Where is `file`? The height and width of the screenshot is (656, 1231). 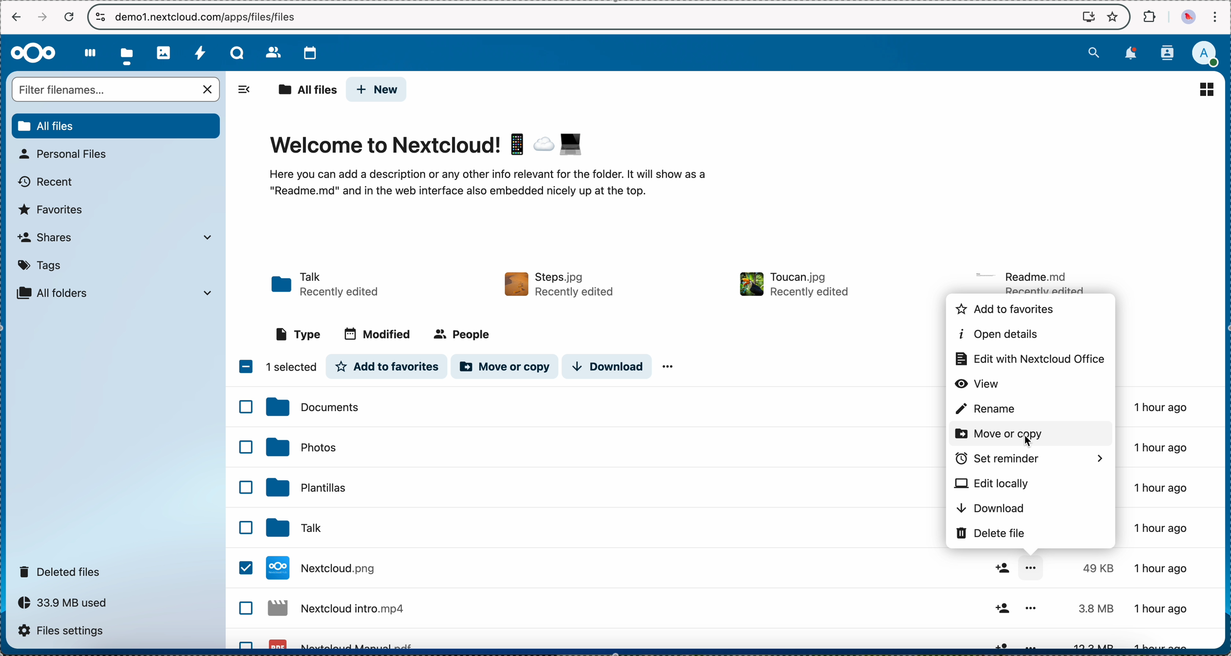
file is located at coordinates (1032, 282).